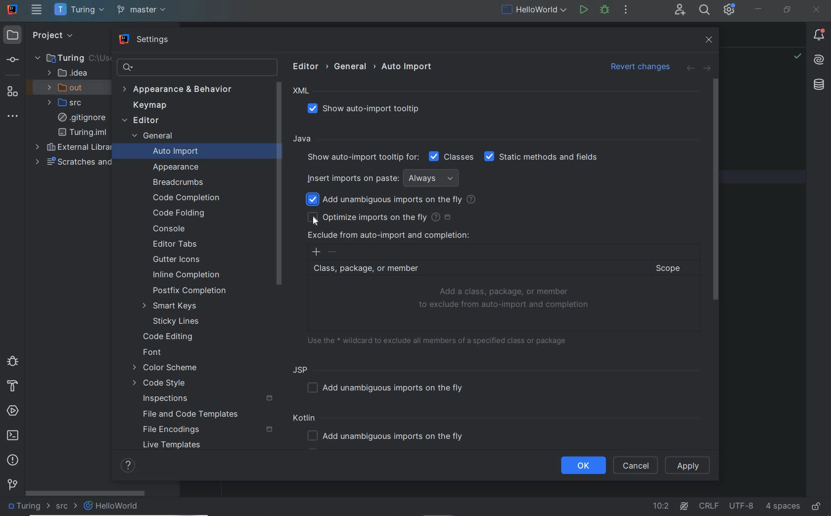  What do you see at coordinates (441, 340) in the screenshot?
I see `USE WILDCARD TO EXCLUDE ALL MEMBERS INFORMATION` at bounding box center [441, 340].